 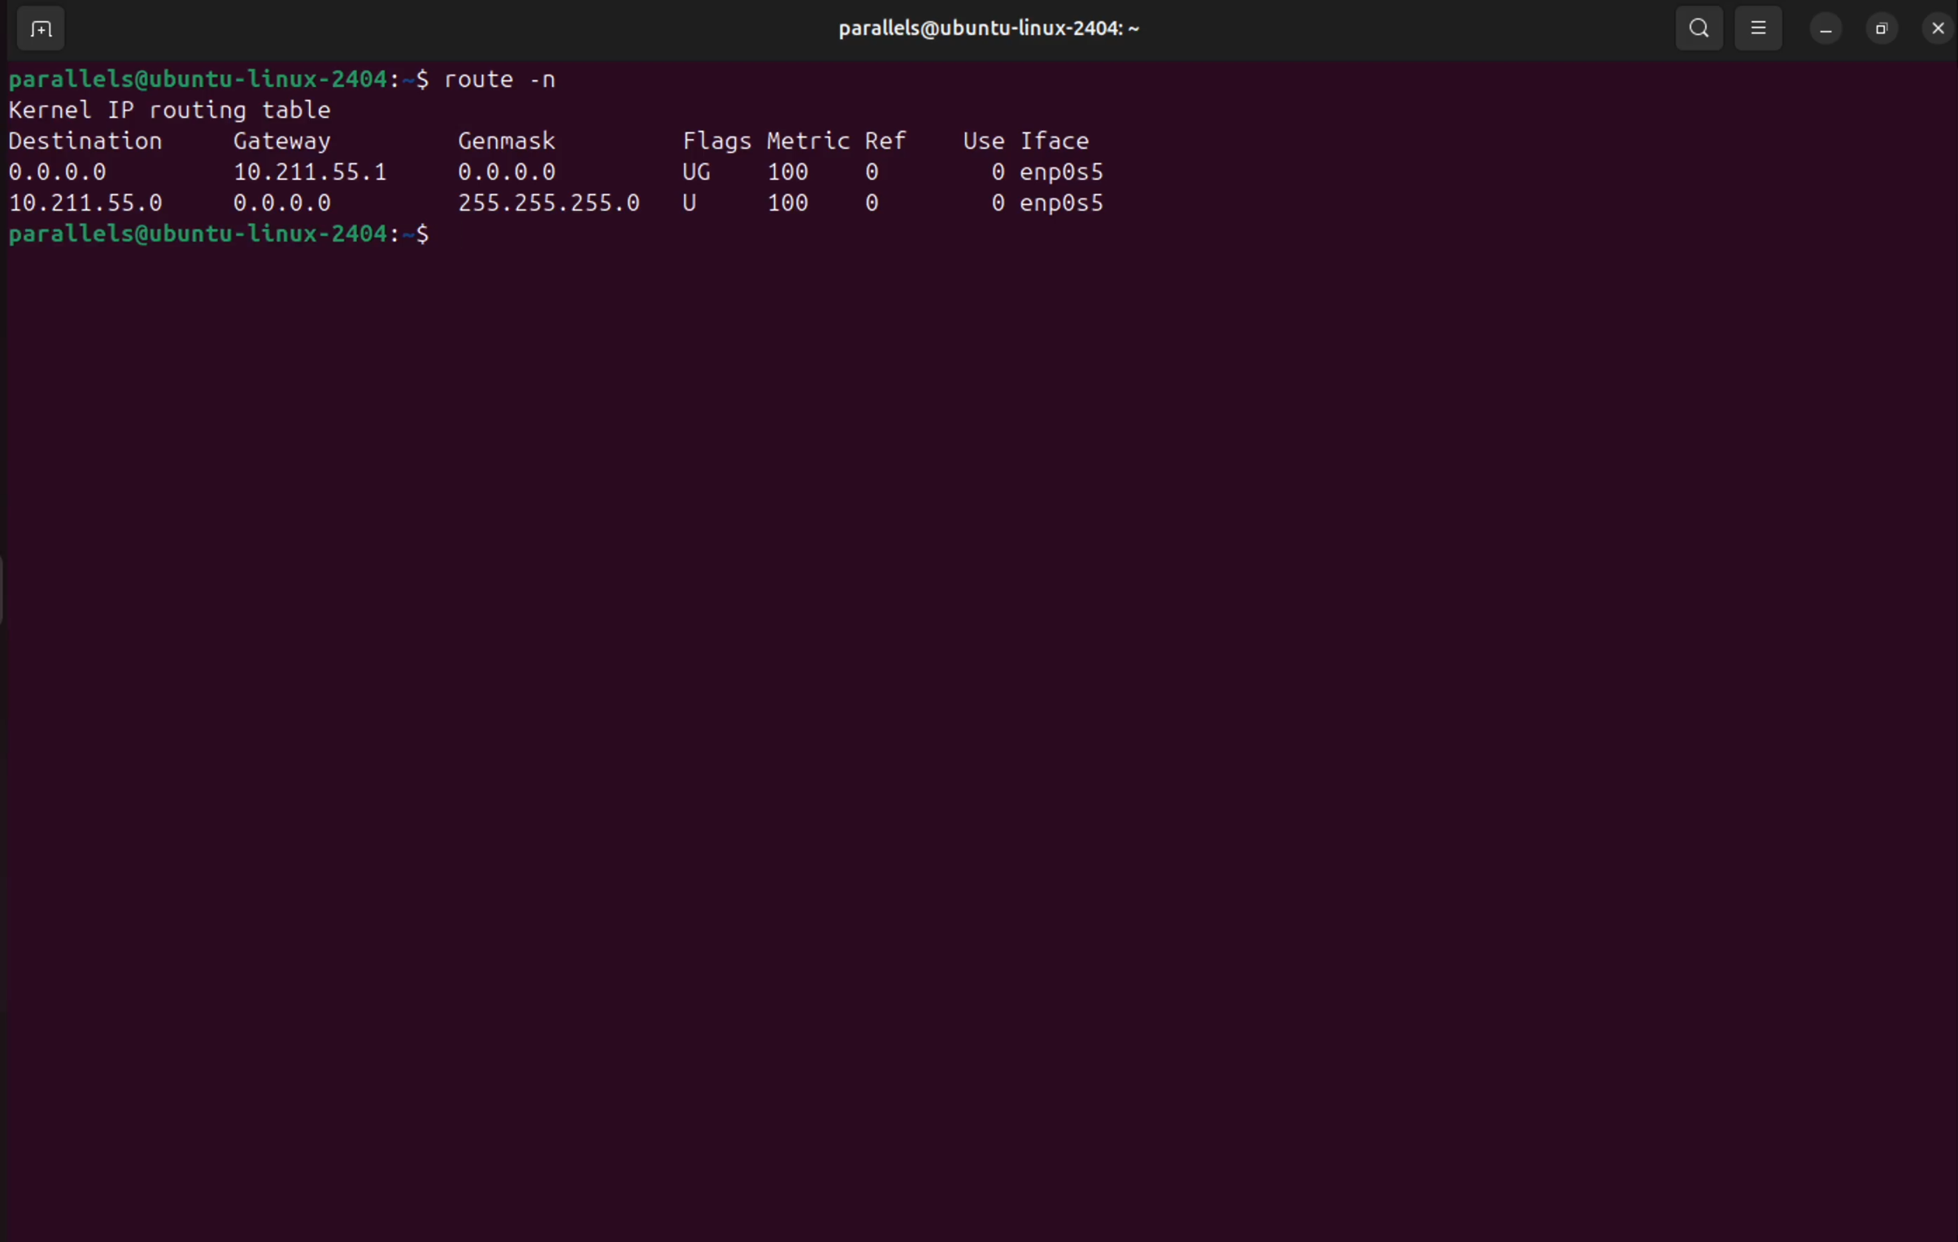 I want to click on 0.0.0.0, so click(x=299, y=202).